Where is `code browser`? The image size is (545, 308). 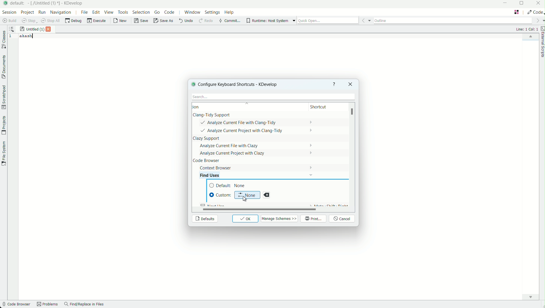 code browser is located at coordinates (16, 305).